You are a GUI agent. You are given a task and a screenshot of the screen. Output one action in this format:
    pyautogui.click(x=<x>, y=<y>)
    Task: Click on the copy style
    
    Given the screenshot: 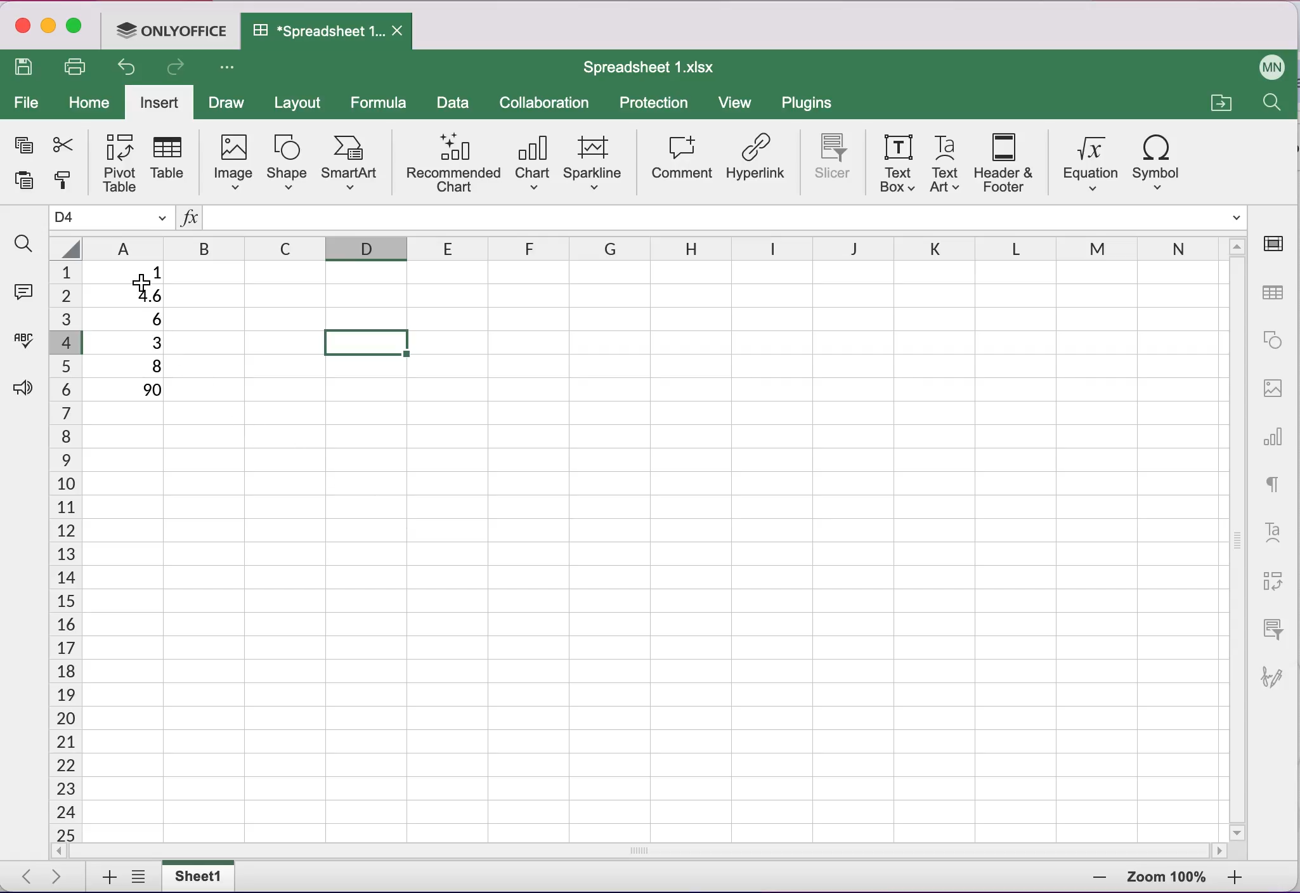 What is the action you would take?
    pyautogui.click(x=60, y=181)
    